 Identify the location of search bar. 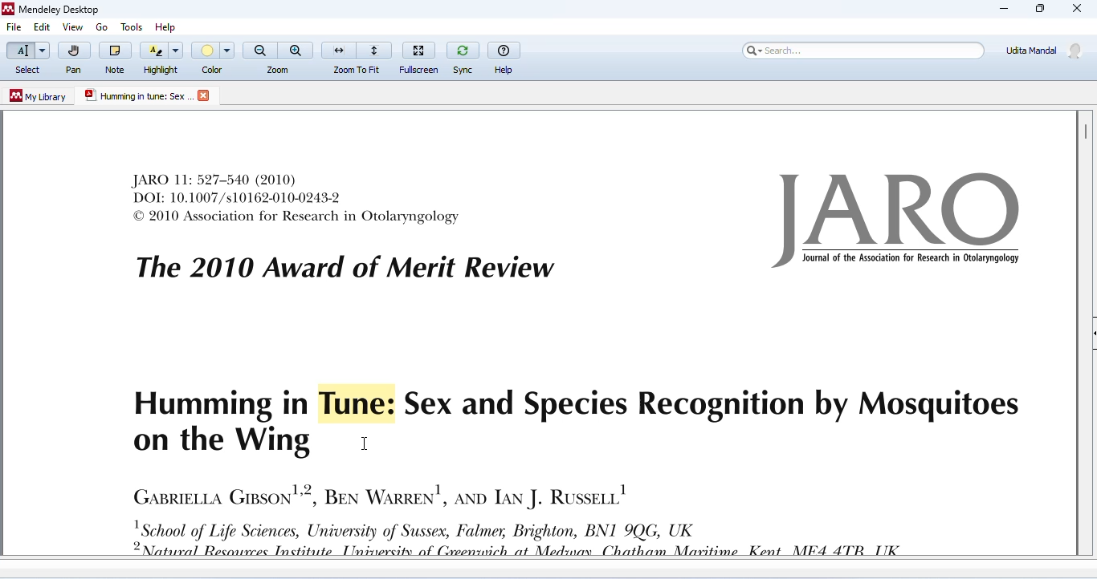
(861, 50).